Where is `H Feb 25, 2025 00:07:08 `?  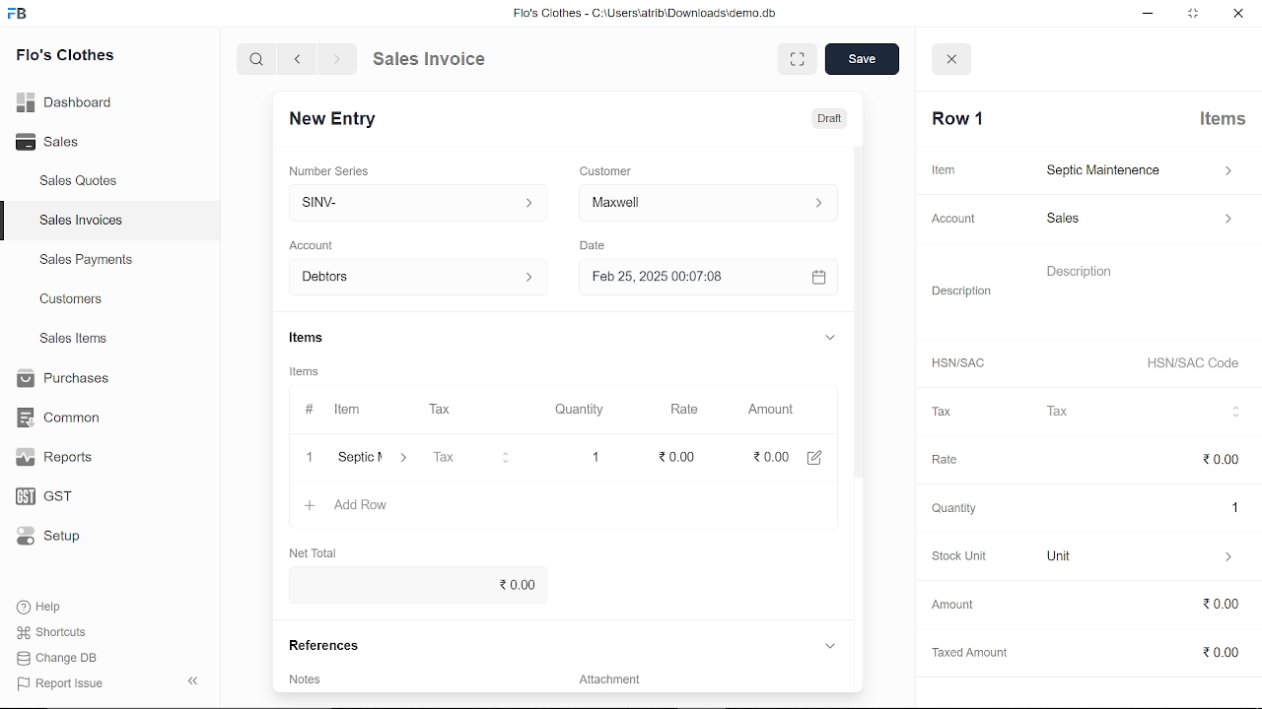
H Feb 25, 2025 00:07:08  is located at coordinates (680, 276).